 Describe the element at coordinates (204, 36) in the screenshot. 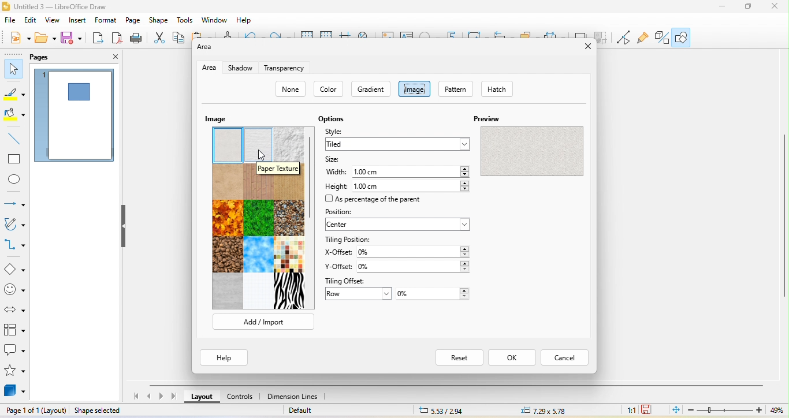

I see `paste` at that location.